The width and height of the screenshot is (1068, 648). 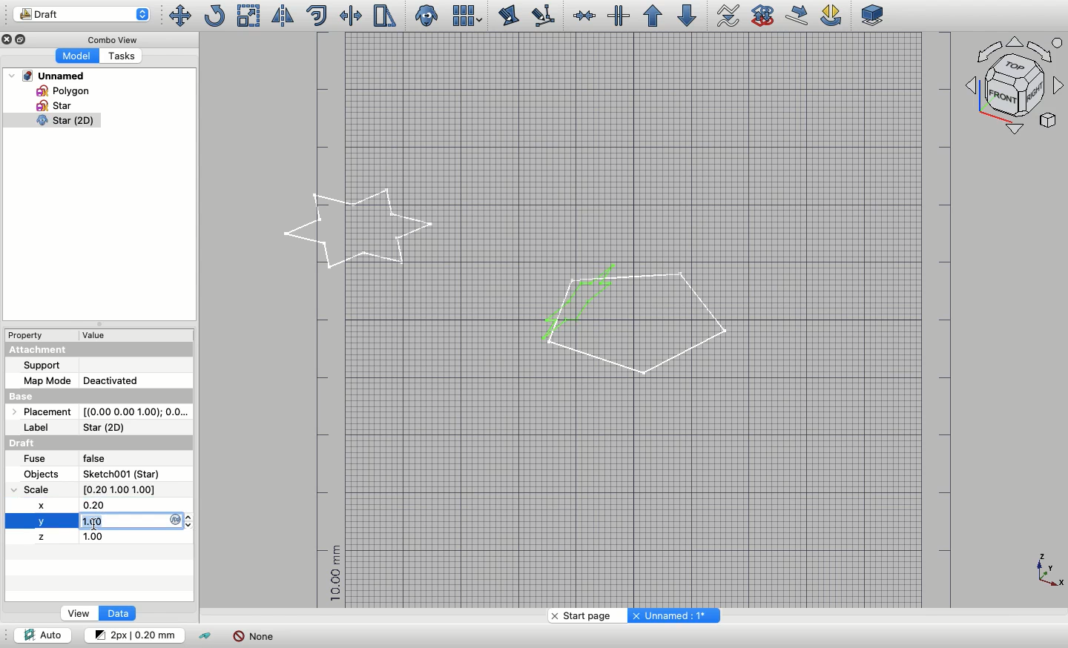 I want to click on Polygon, so click(x=60, y=90).